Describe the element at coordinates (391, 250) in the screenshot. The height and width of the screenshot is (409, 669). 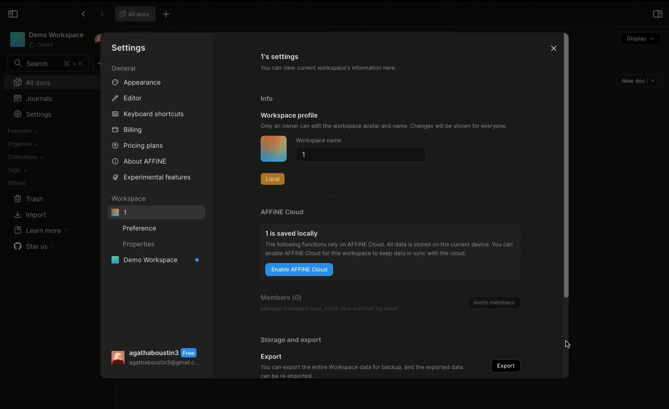
I see `The following functions rely on AFFINE Cloud. Alldata is stored on the current device. You canenable AFFINE Cloud for this workspace to keep data in sync with the cloud.` at that location.